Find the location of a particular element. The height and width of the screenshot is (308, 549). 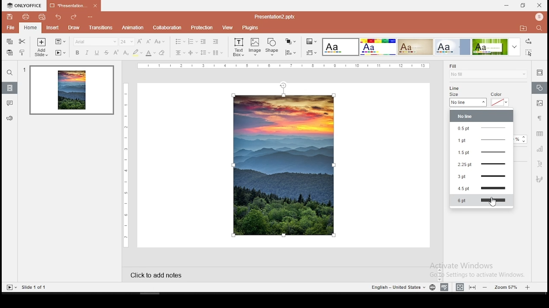

profile is located at coordinates (538, 17).